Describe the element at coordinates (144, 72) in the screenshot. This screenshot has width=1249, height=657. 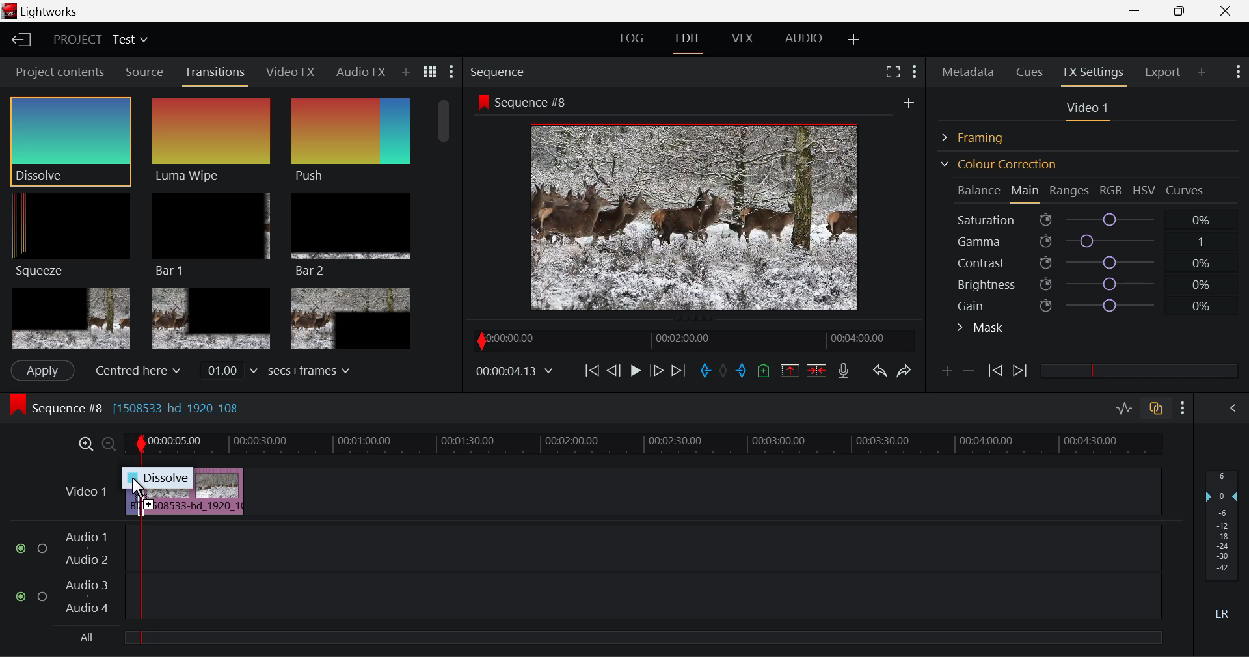
I see `Source` at that location.